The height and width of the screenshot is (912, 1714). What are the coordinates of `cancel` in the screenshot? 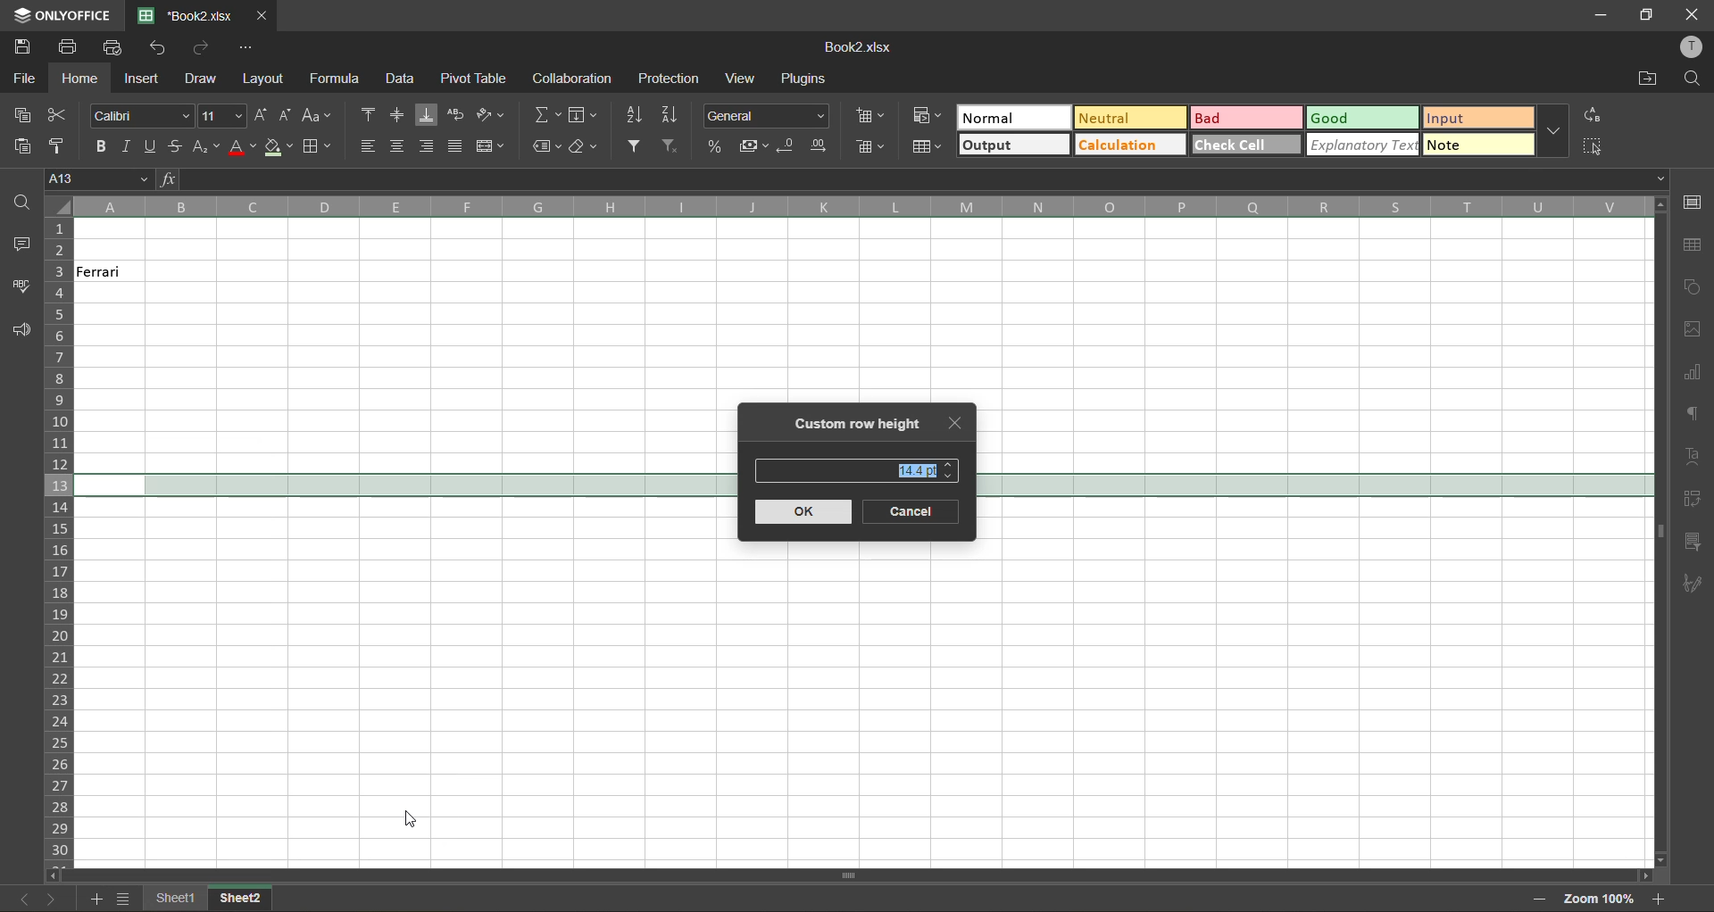 It's located at (913, 512).